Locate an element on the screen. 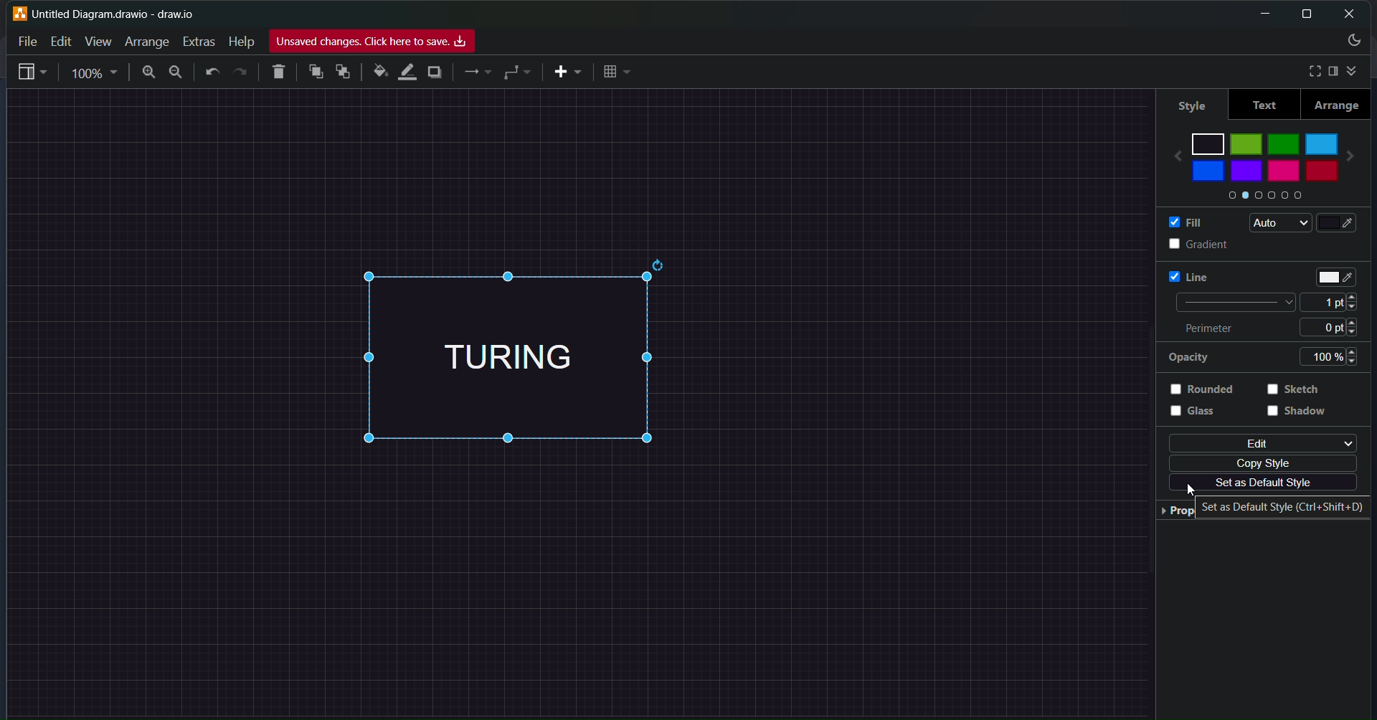  delete is located at coordinates (280, 70).